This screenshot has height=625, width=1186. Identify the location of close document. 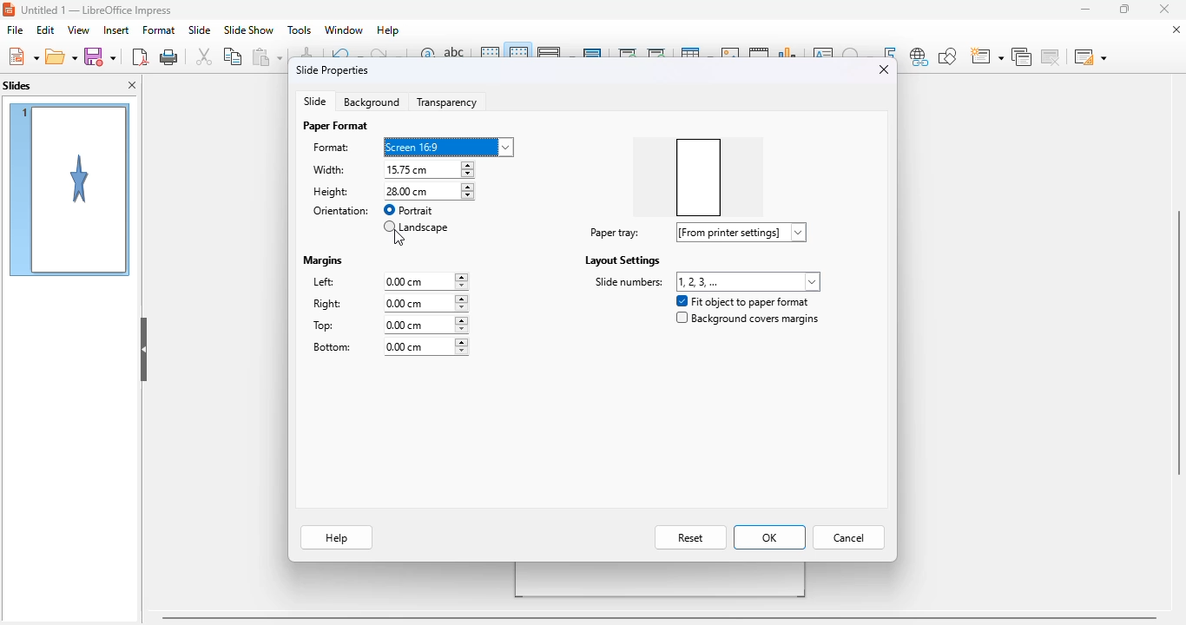
(1176, 30).